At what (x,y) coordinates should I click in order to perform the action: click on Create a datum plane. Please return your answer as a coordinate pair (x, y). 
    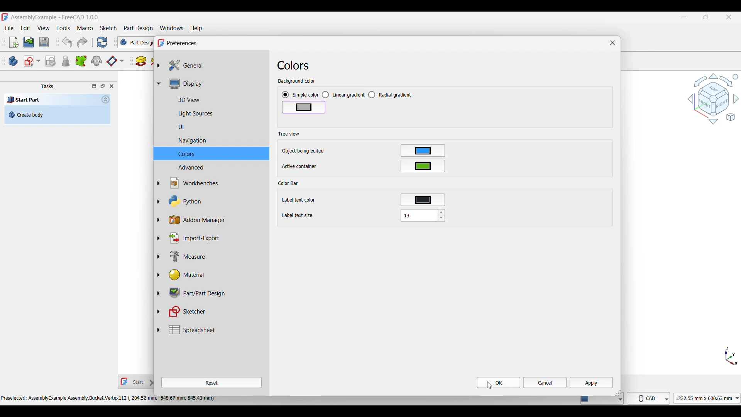
    Looking at the image, I should click on (115, 61).